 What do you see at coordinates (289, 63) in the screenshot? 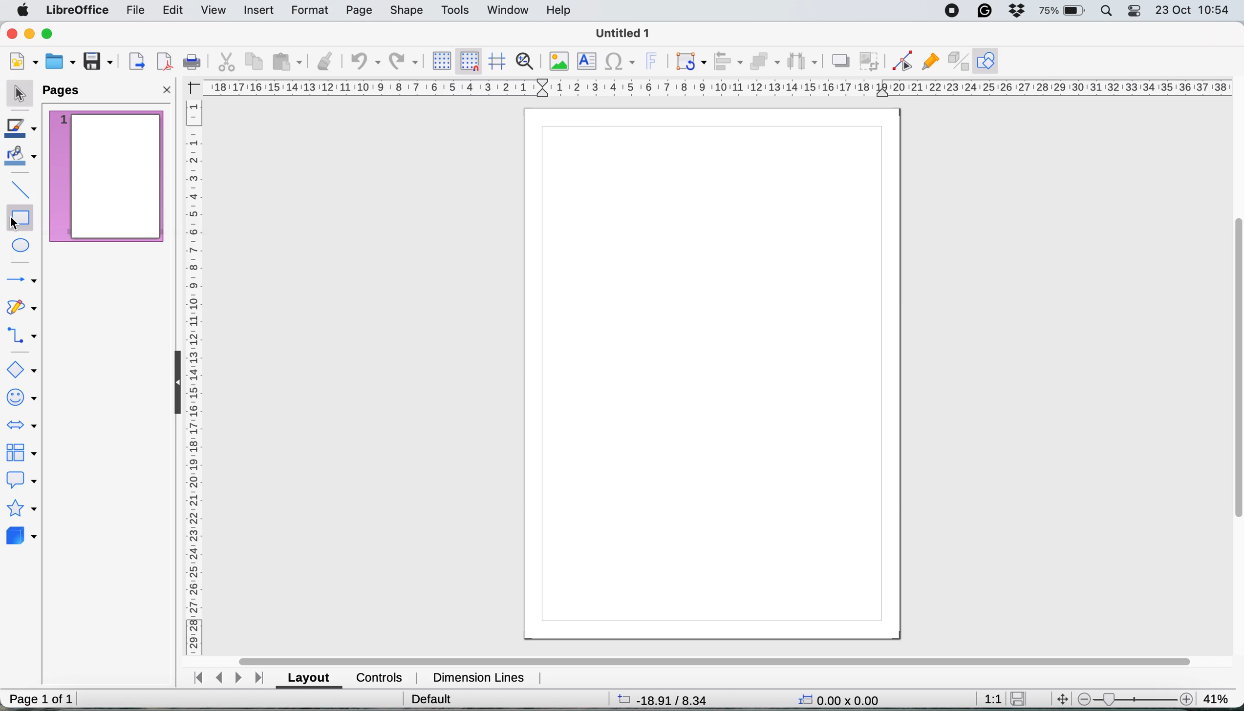
I see `paste` at bounding box center [289, 63].